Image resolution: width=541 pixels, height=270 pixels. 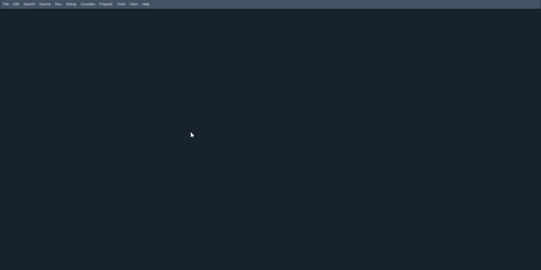 What do you see at coordinates (45, 4) in the screenshot?
I see `Source` at bounding box center [45, 4].